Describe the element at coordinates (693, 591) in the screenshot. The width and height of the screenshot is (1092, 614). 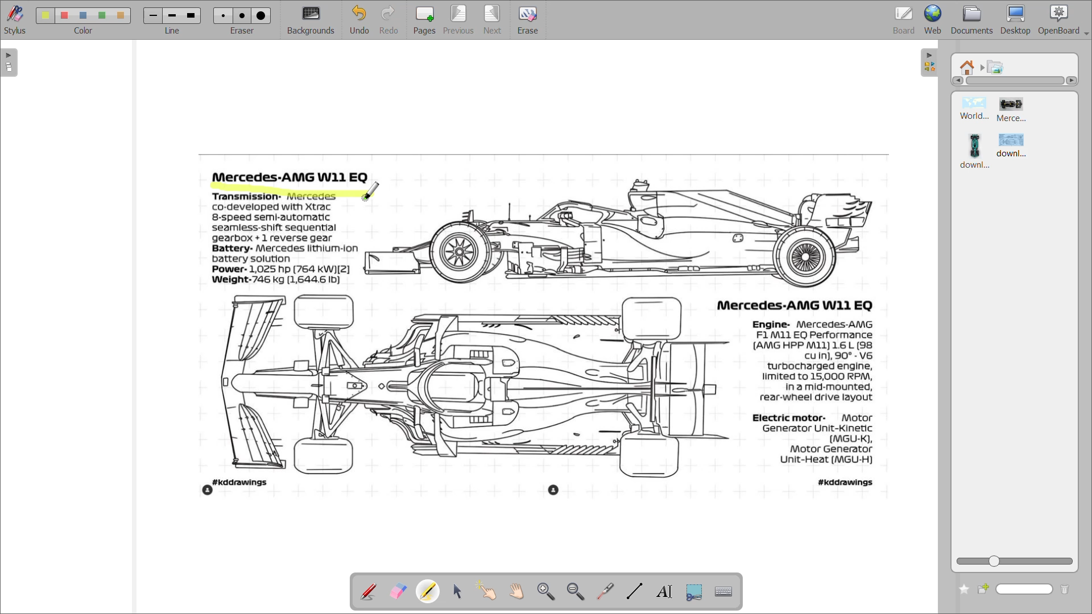
I see `capture part of screen` at that location.